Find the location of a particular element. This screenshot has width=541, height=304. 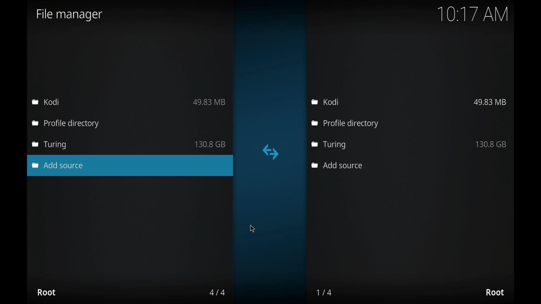

add source is located at coordinates (336, 165).